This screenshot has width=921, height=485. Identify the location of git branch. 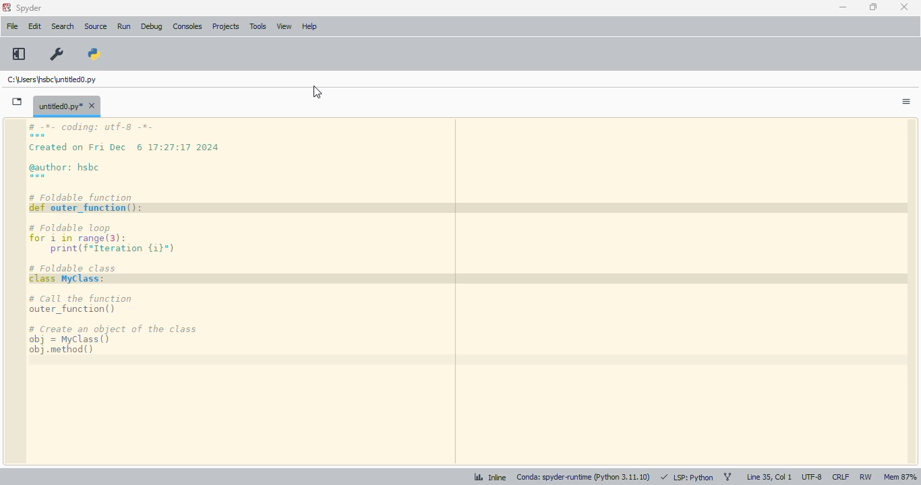
(727, 478).